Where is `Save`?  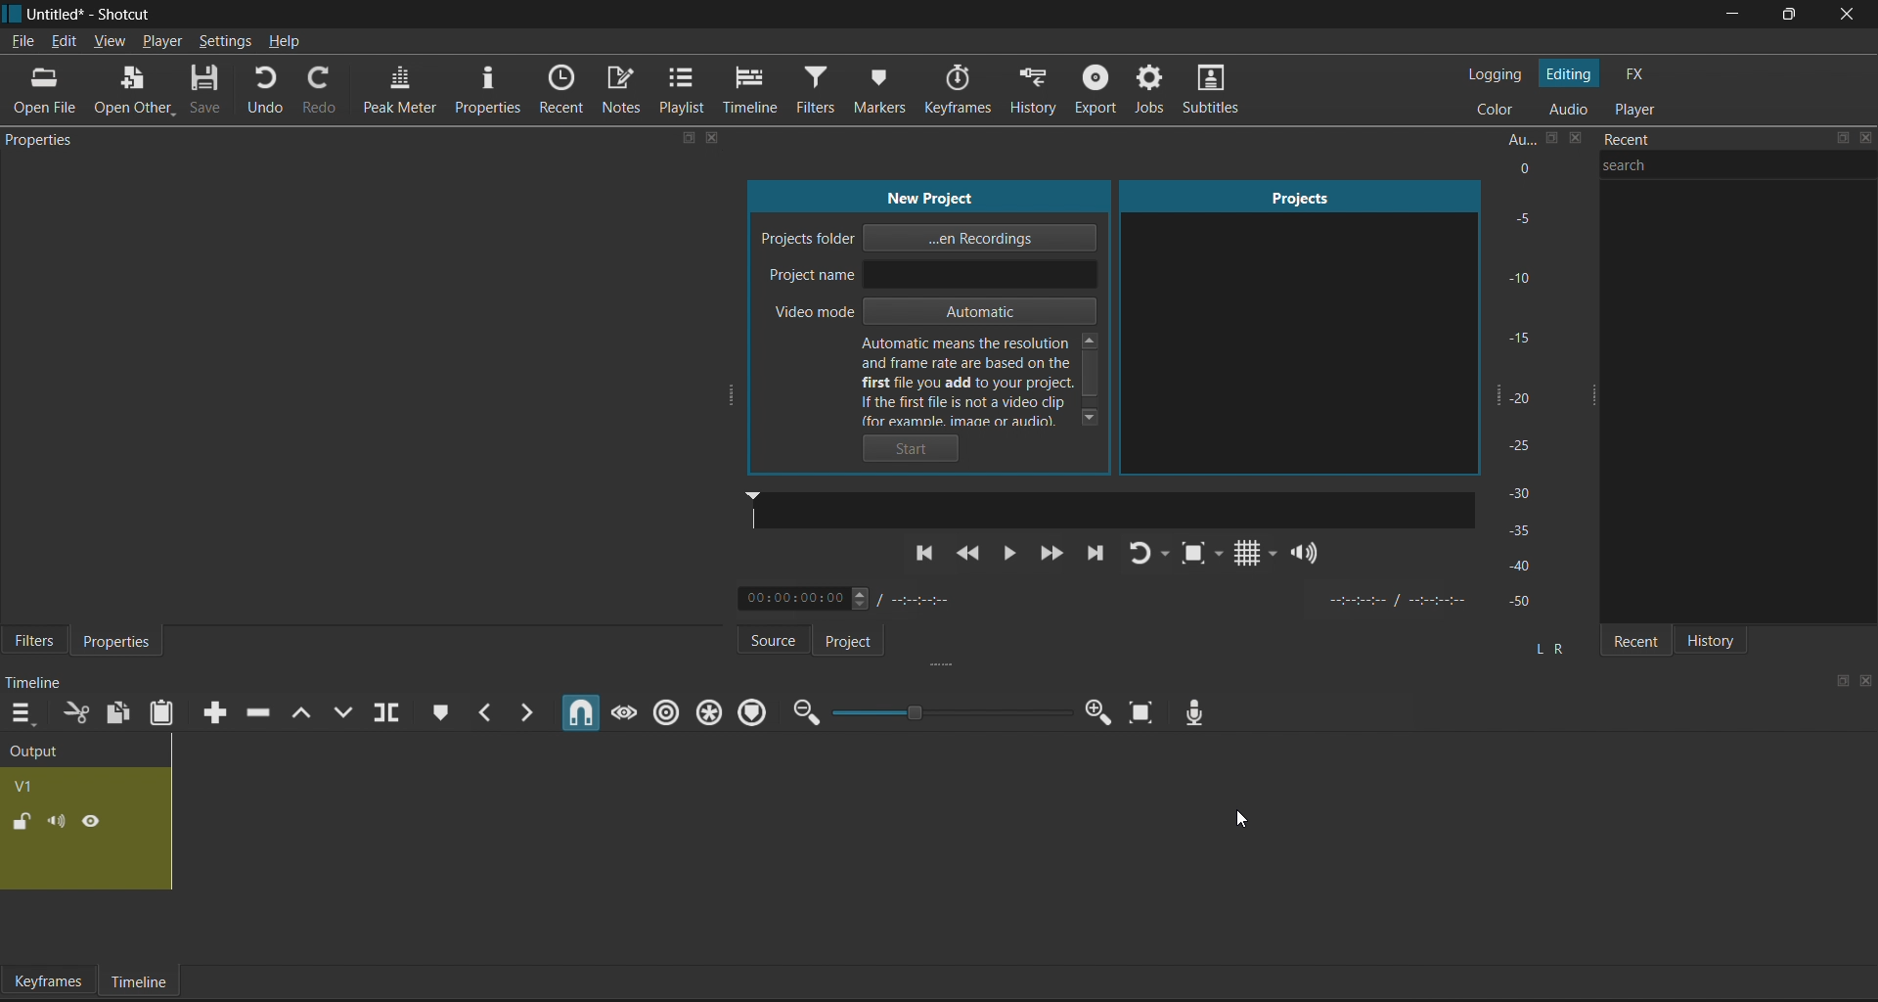 Save is located at coordinates (207, 92).